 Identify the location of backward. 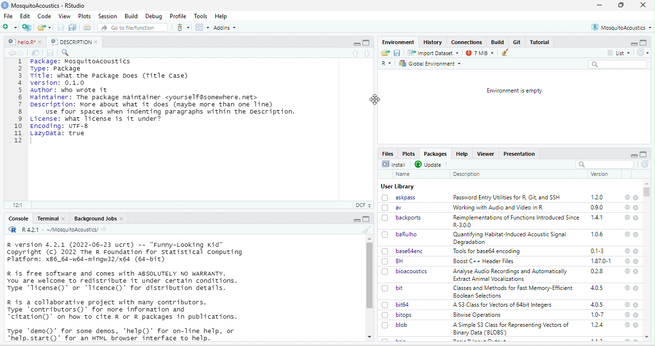
(10, 53).